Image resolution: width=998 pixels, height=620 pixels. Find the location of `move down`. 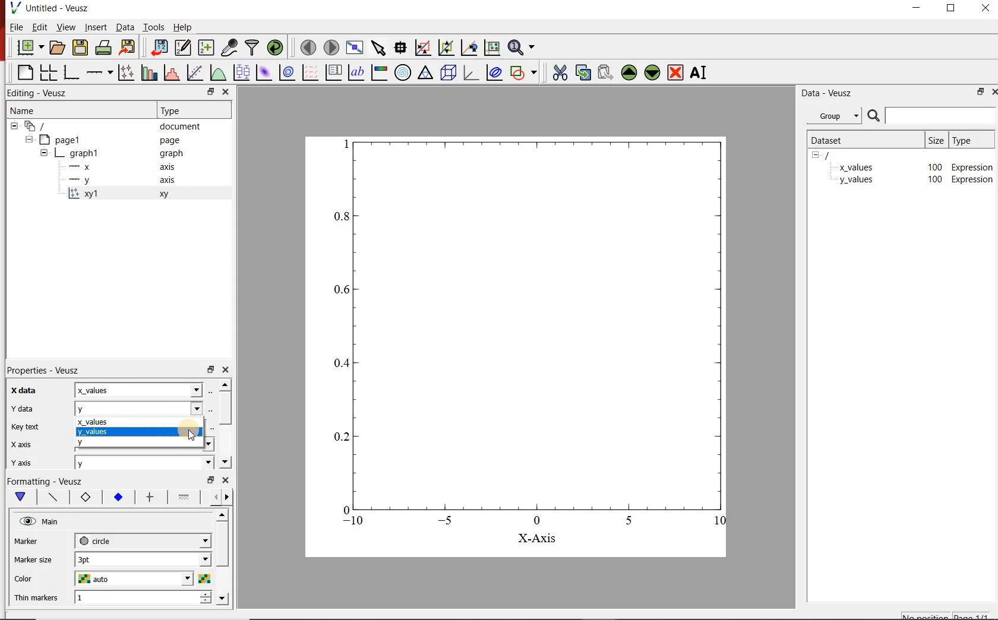

move down is located at coordinates (226, 461).